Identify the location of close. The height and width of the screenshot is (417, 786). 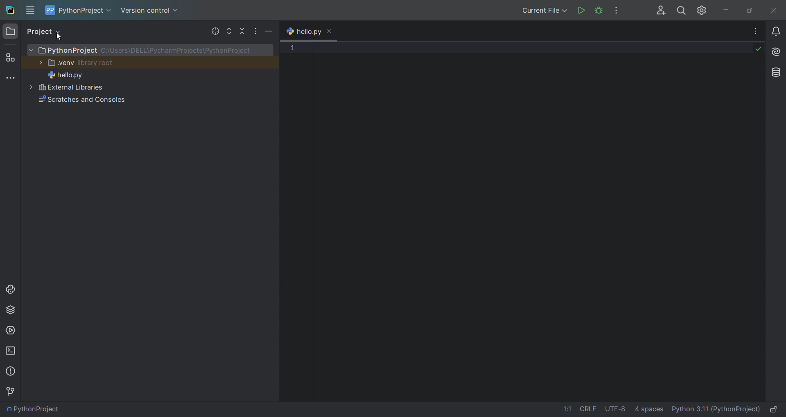
(774, 10).